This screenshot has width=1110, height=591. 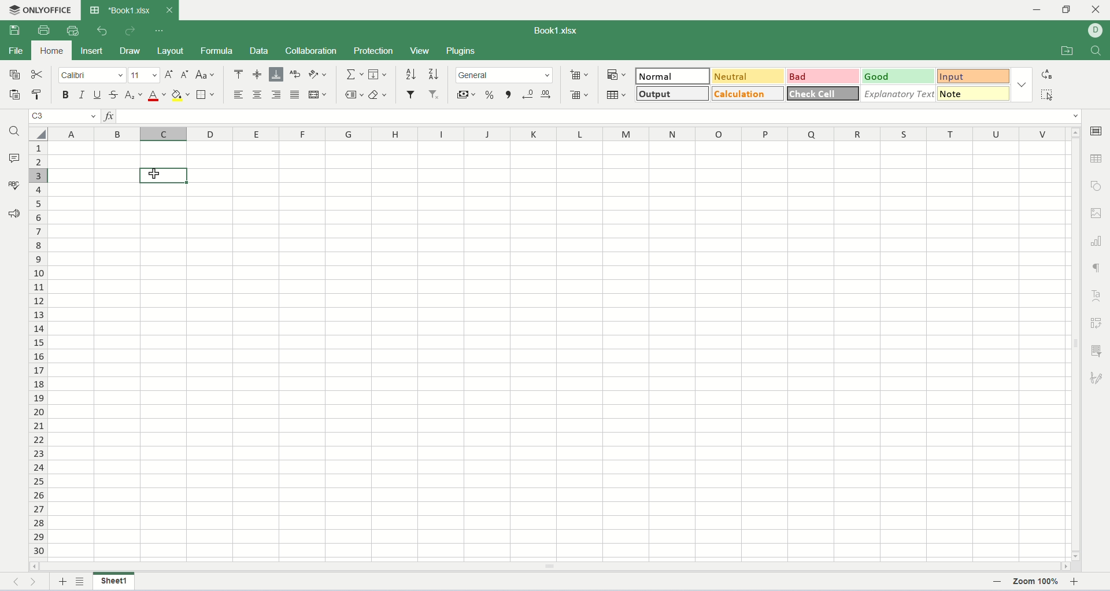 What do you see at coordinates (132, 51) in the screenshot?
I see `draw` at bounding box center [132, 51].